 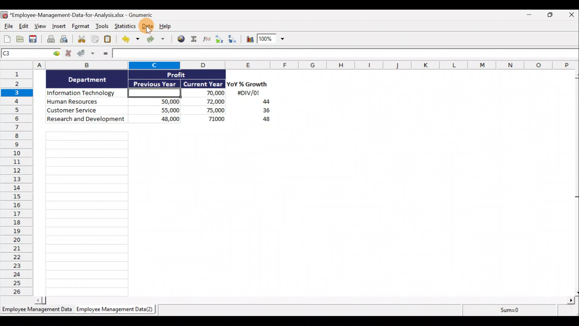 What do you see at coordinates (272, 40) in the screenshot?
I see `Zoom` at bounding box center [272, 40].